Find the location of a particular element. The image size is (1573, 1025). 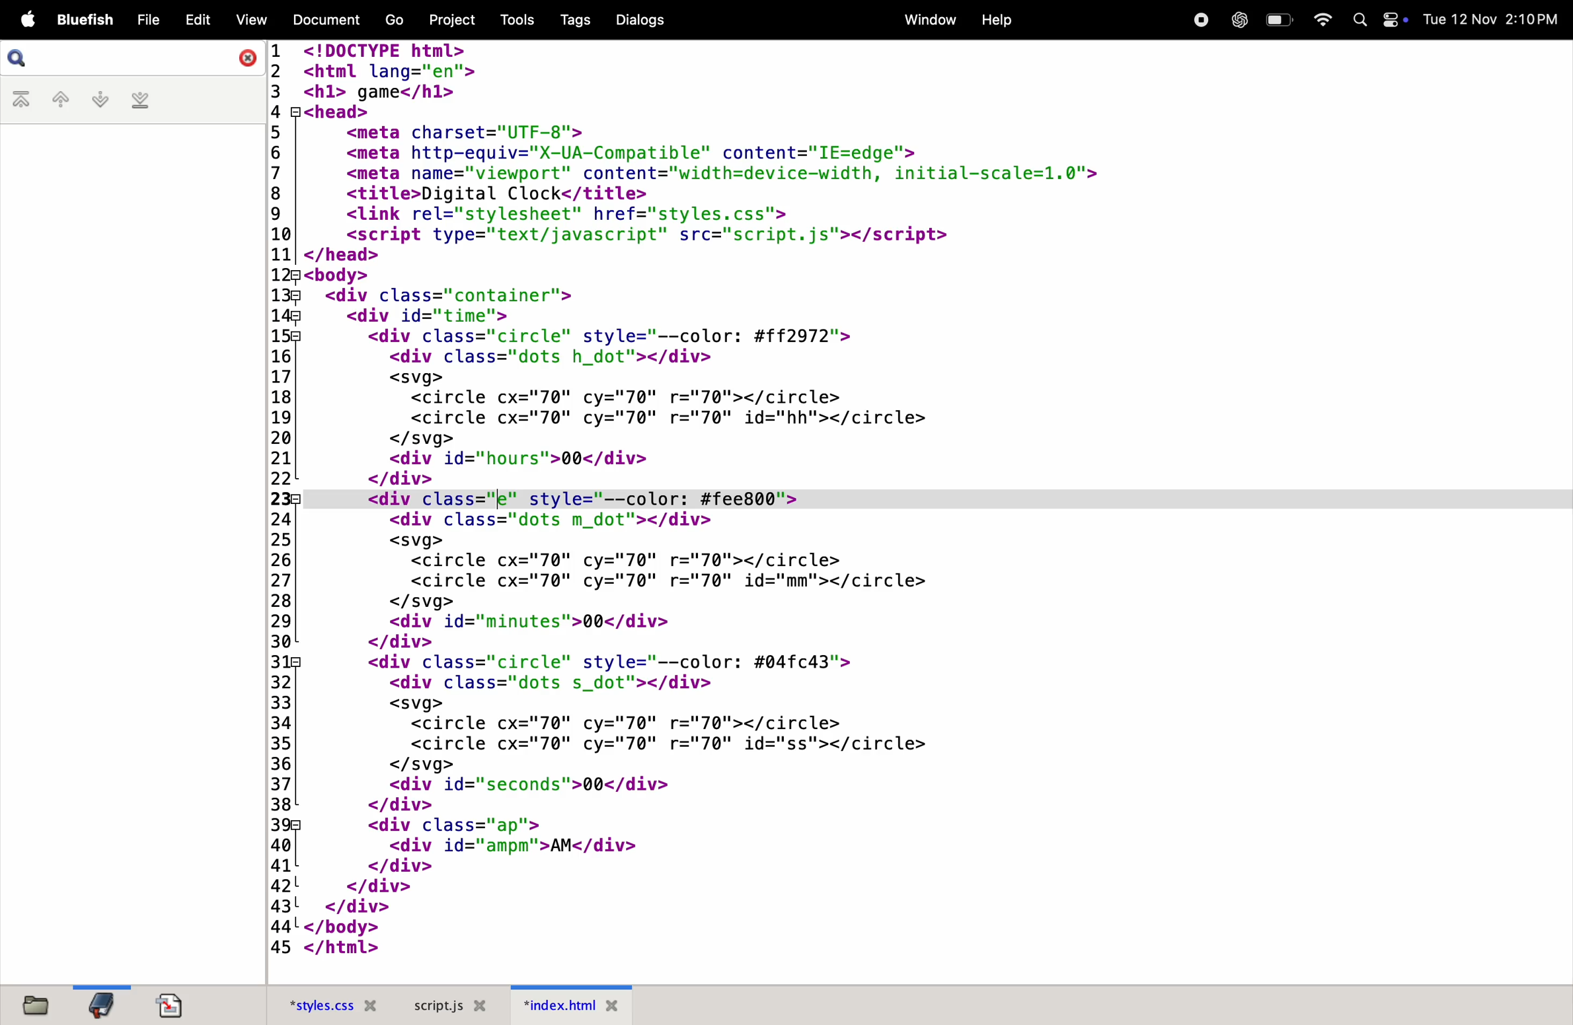

documents is located at coordinates (169, 1005).